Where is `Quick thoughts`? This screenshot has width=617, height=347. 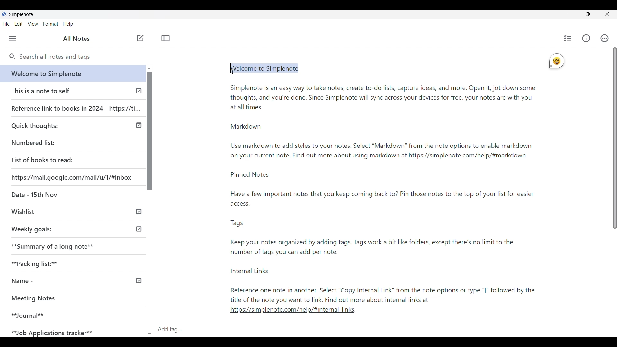
Quick thoughts is located at coordinates (35, 126).